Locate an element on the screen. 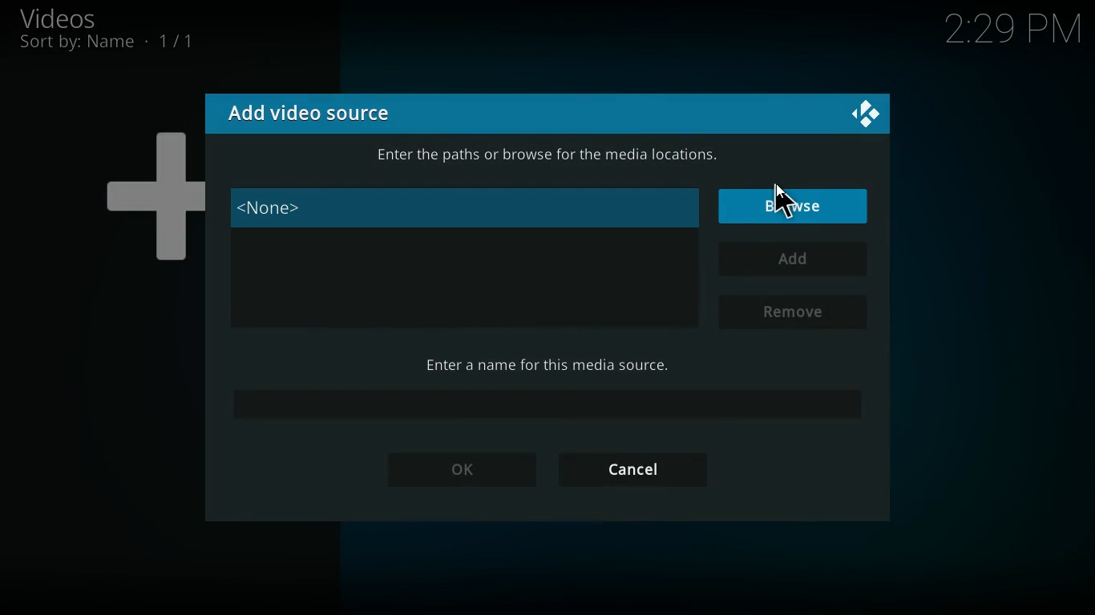 This screenshot has height=615, width=1095. browse is located at coordinates (795, 203).